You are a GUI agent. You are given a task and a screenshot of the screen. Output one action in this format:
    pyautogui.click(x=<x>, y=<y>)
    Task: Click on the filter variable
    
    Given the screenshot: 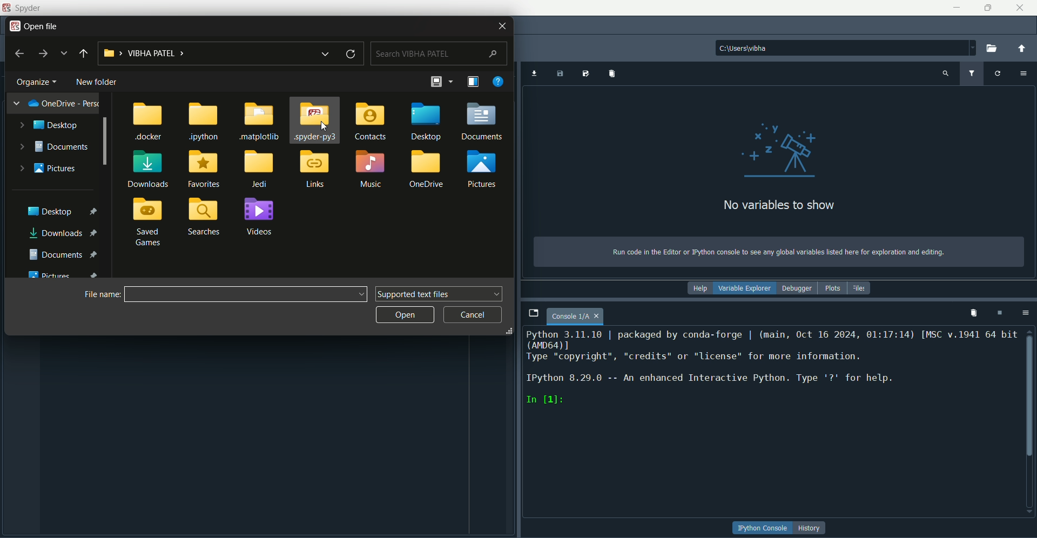 What is the action you would take?
    pyautogui.click(x=972, y=73)
    